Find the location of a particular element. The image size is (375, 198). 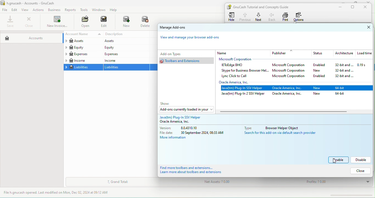

options is located at coordinates (300, 17).